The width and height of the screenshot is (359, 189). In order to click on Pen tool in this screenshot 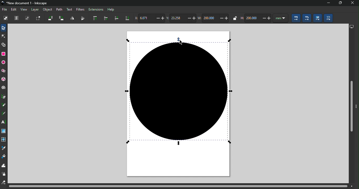, I will do `click(5, 97)`.